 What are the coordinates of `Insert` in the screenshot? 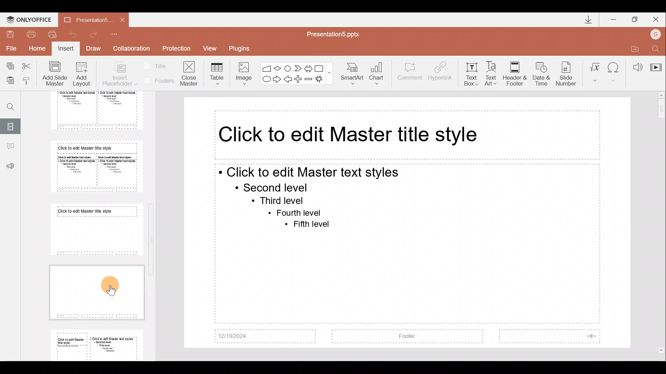 It's located at (66, 49).